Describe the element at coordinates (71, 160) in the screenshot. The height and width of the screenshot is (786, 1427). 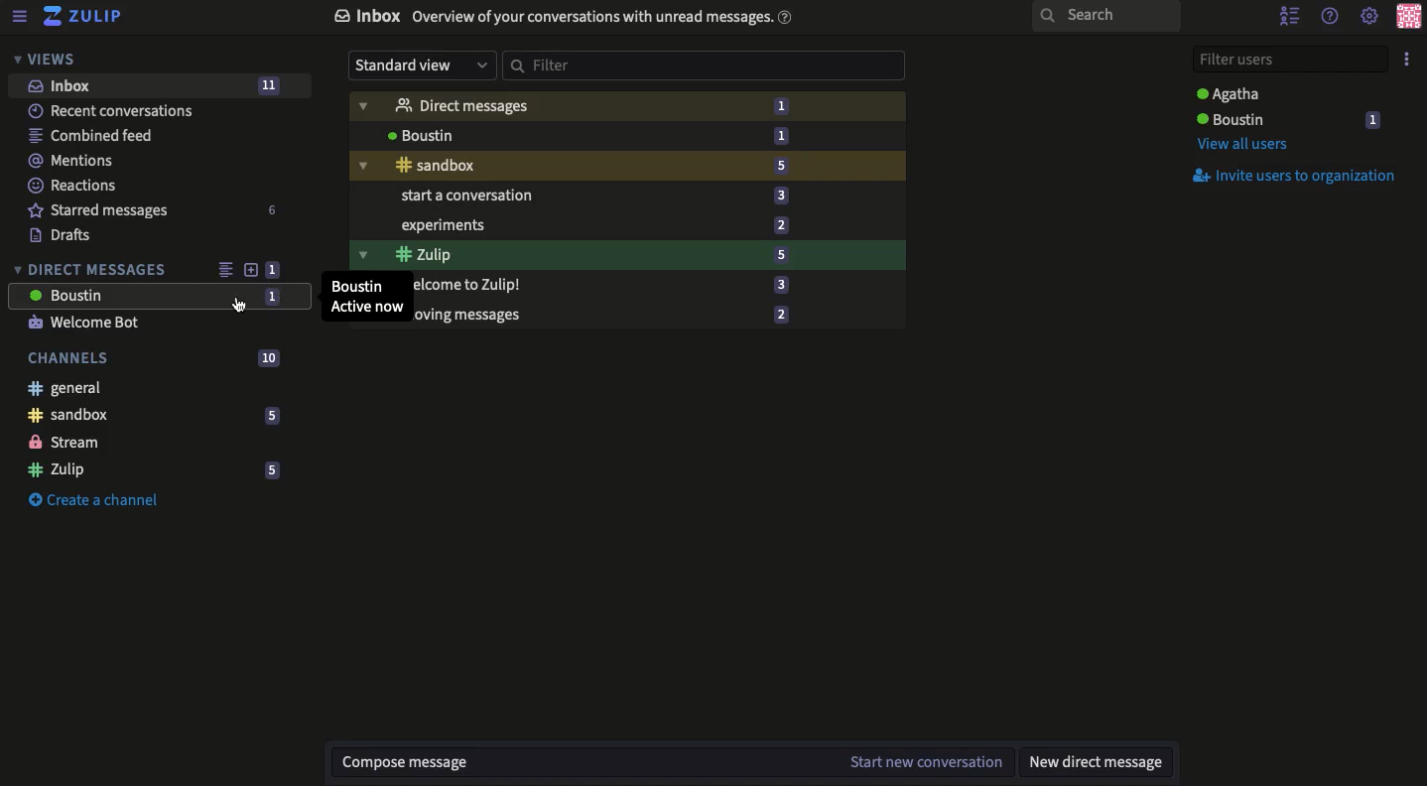
I see `Mentions` at that location.